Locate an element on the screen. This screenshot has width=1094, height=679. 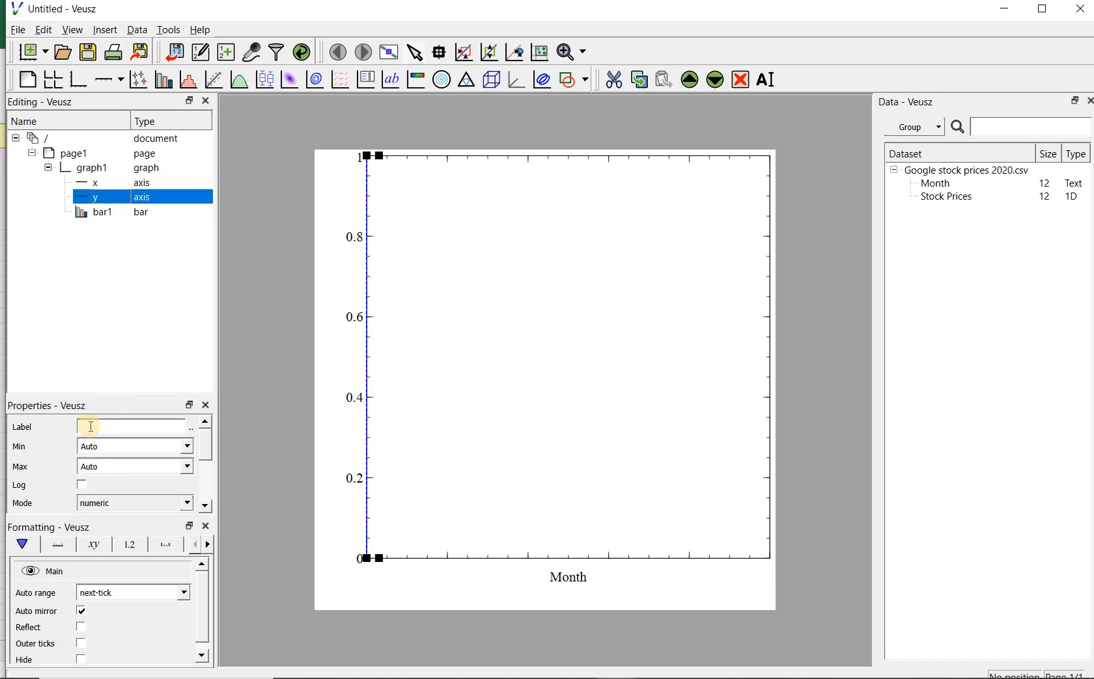
Outer ticks is located at coordinates (35, 644).